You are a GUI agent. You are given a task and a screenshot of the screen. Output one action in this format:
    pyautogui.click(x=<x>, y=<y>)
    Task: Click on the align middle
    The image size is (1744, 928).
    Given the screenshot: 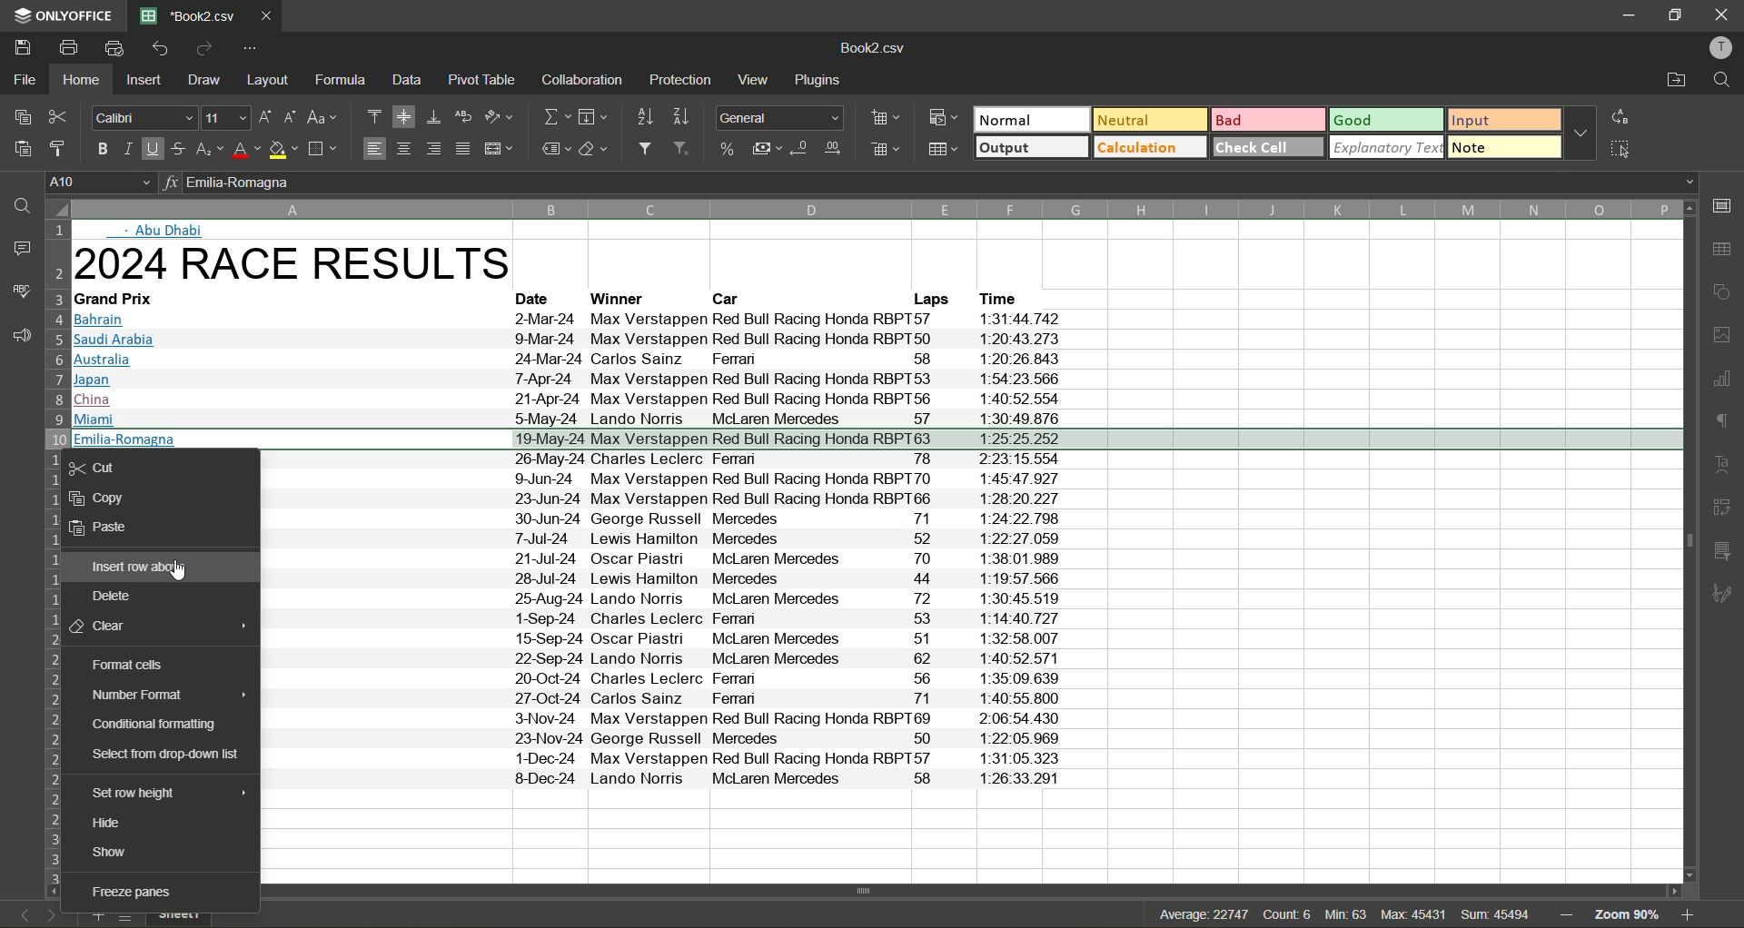 What is the action you would take?
    pyautogui.click(x=403, y=117)
    